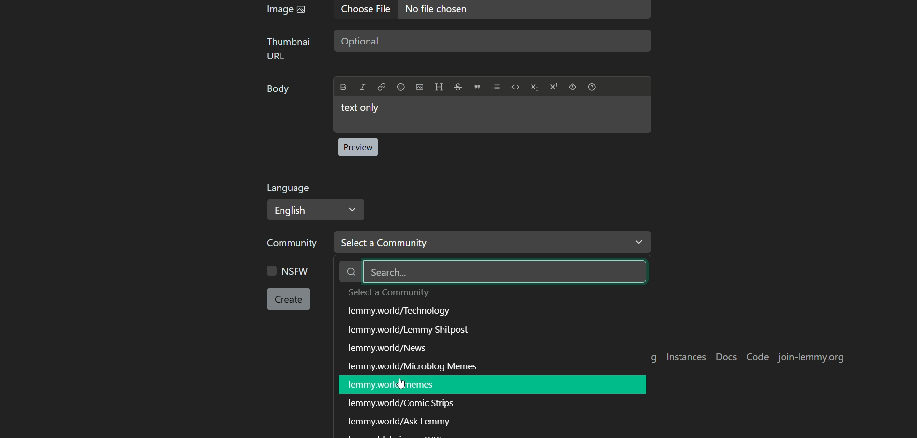 This screenshot has height=438, width=917. I want to click on Subscript, so click(535, 88).